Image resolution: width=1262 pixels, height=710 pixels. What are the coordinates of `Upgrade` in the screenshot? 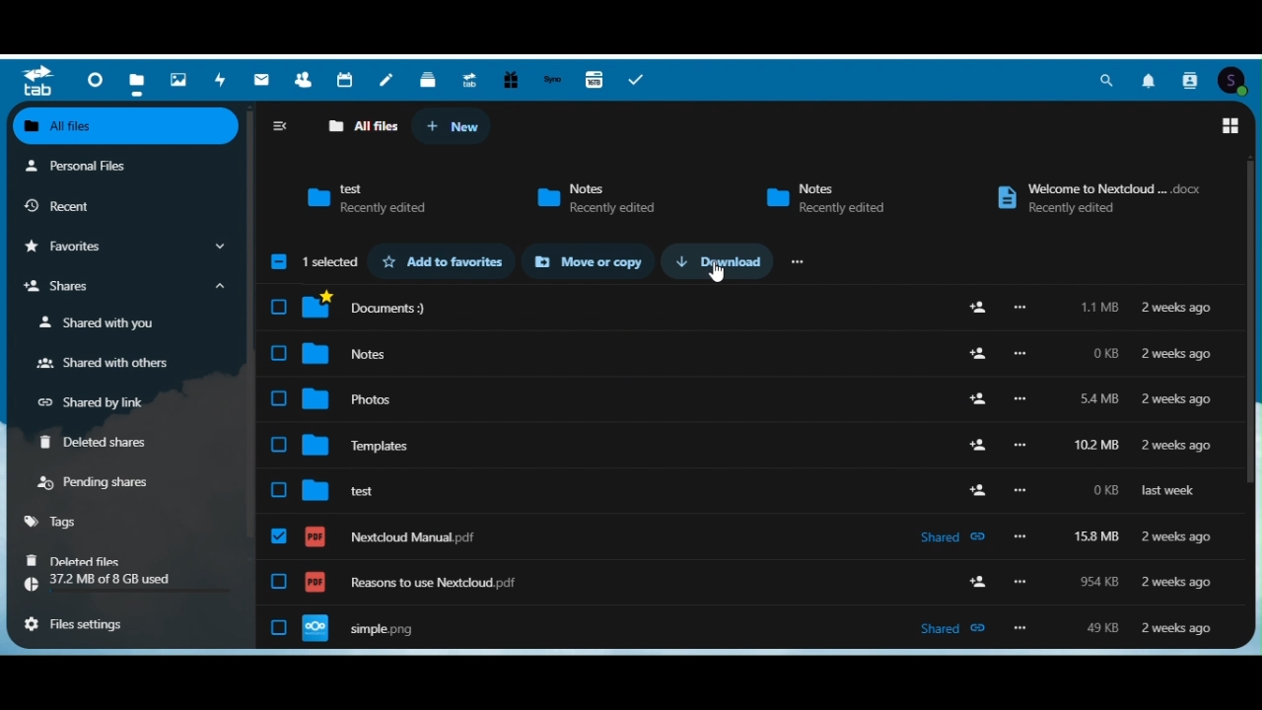 It's located at (467, 78).